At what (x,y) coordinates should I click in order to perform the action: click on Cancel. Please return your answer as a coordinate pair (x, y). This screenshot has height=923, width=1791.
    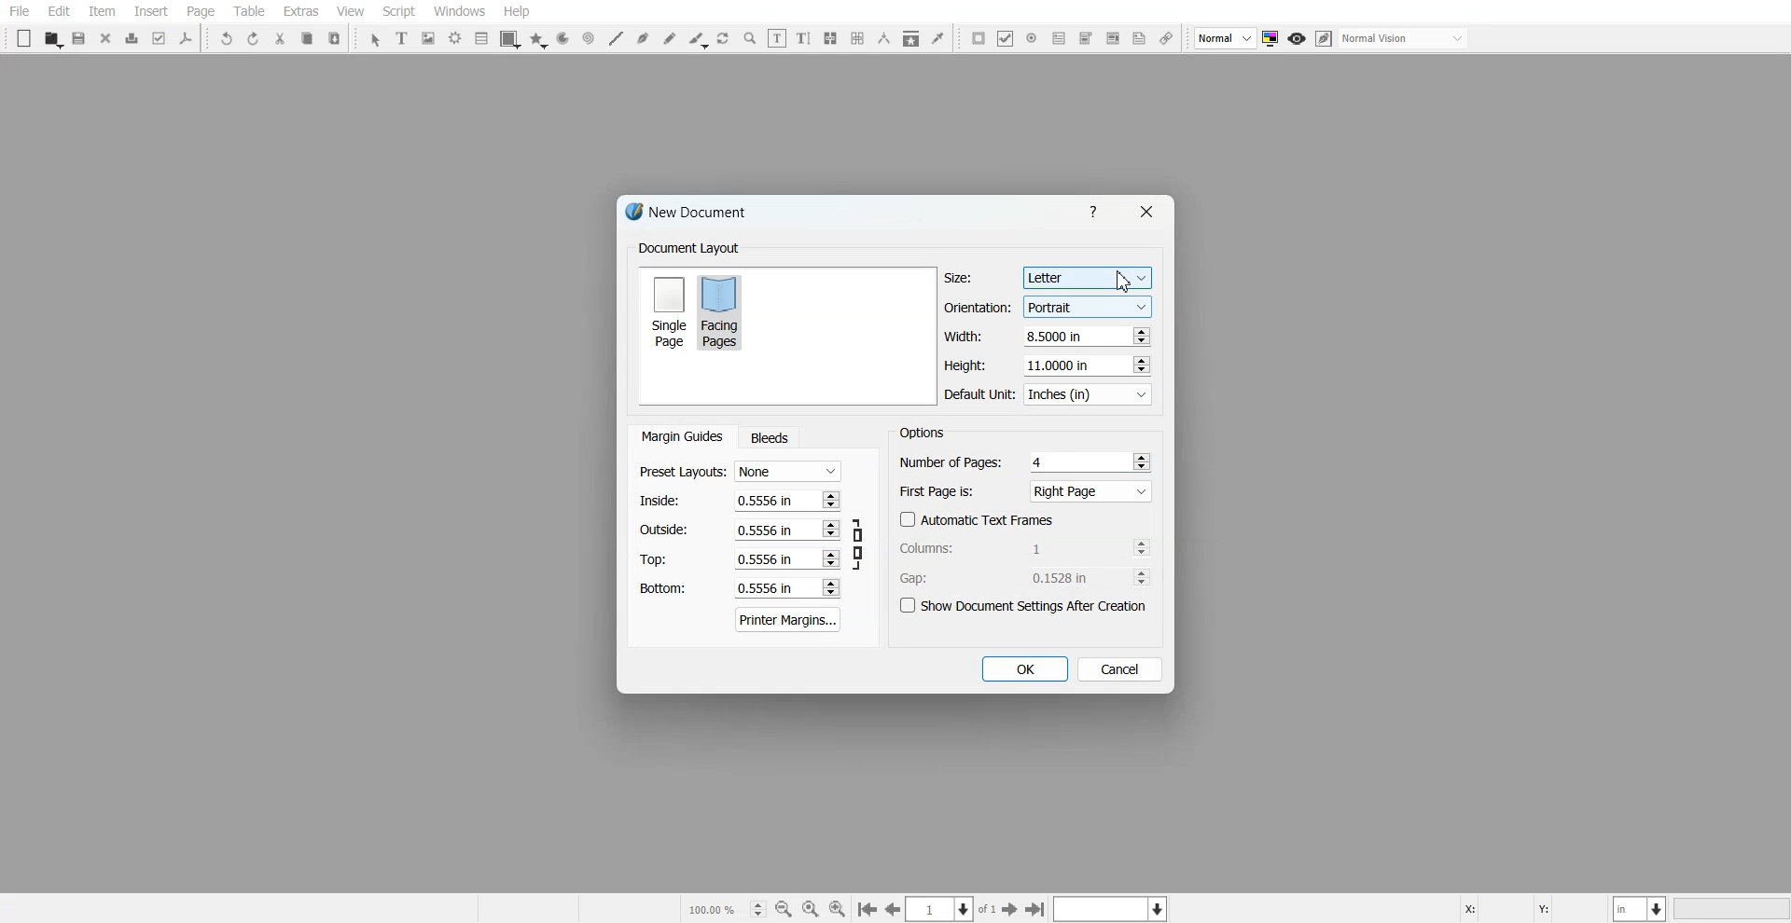
    Looking at the image, I should click on (1120, 668).